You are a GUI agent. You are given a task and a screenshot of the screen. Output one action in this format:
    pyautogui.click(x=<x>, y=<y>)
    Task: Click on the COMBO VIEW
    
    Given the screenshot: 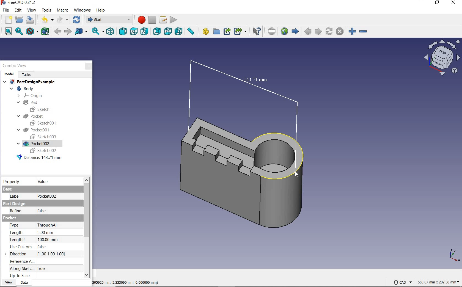 What is the action you would take?
    pyautogui.click(x=15, y=66)
    